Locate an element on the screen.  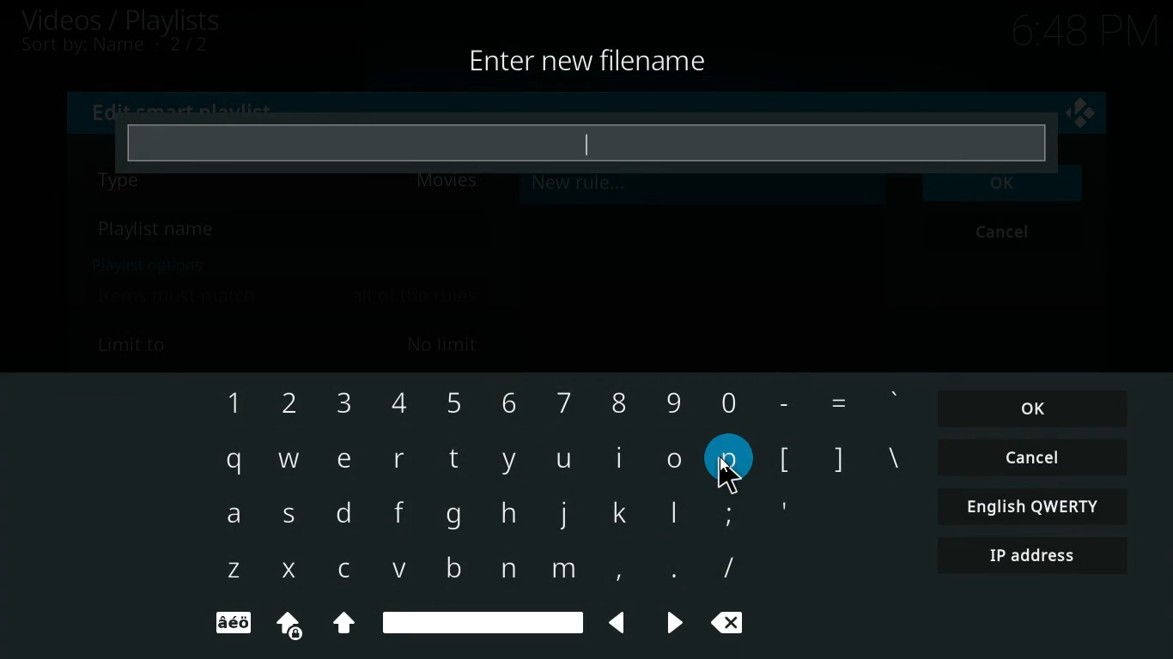
0 is located at coordinates (726, 399).